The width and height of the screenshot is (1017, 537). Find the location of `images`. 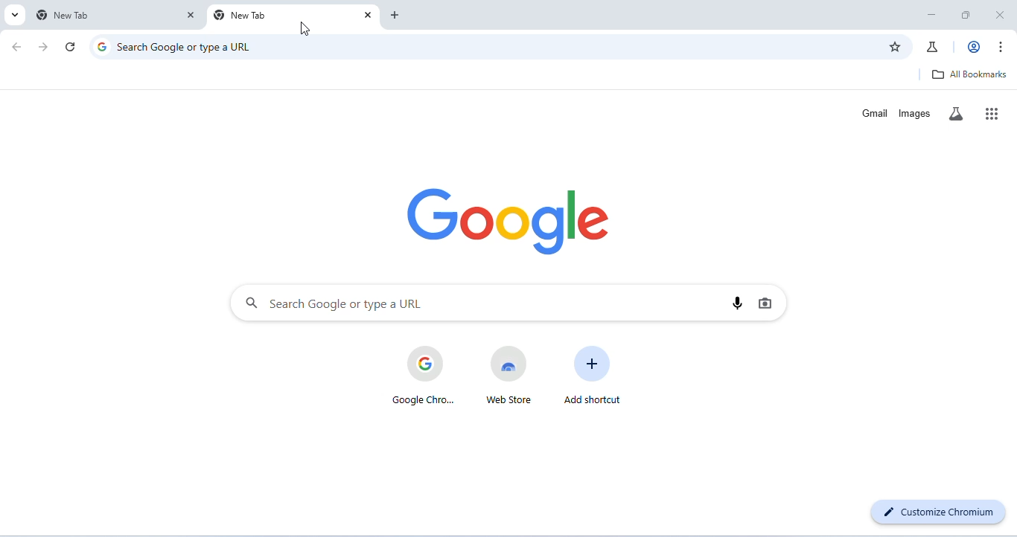

images is located at coordinates (916, 113).